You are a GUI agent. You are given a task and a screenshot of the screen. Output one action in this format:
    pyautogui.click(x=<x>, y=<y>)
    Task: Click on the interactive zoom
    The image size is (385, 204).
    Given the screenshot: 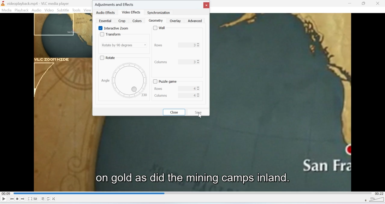 What is the action you would take?
    pyautogui.click(x=122, y=28)
    